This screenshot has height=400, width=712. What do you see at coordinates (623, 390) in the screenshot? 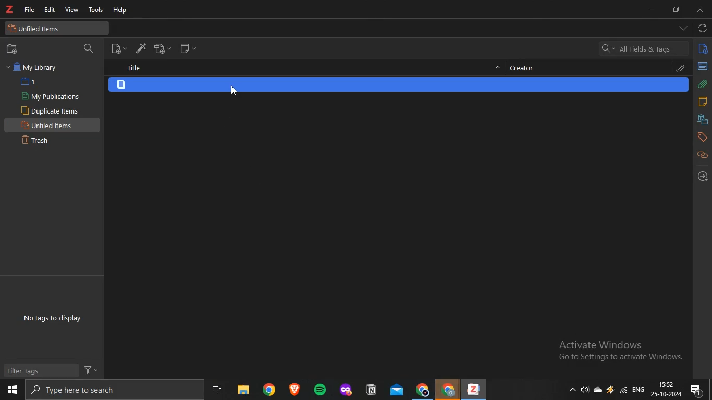
I see `wifi` at bounding box center [623, 390].